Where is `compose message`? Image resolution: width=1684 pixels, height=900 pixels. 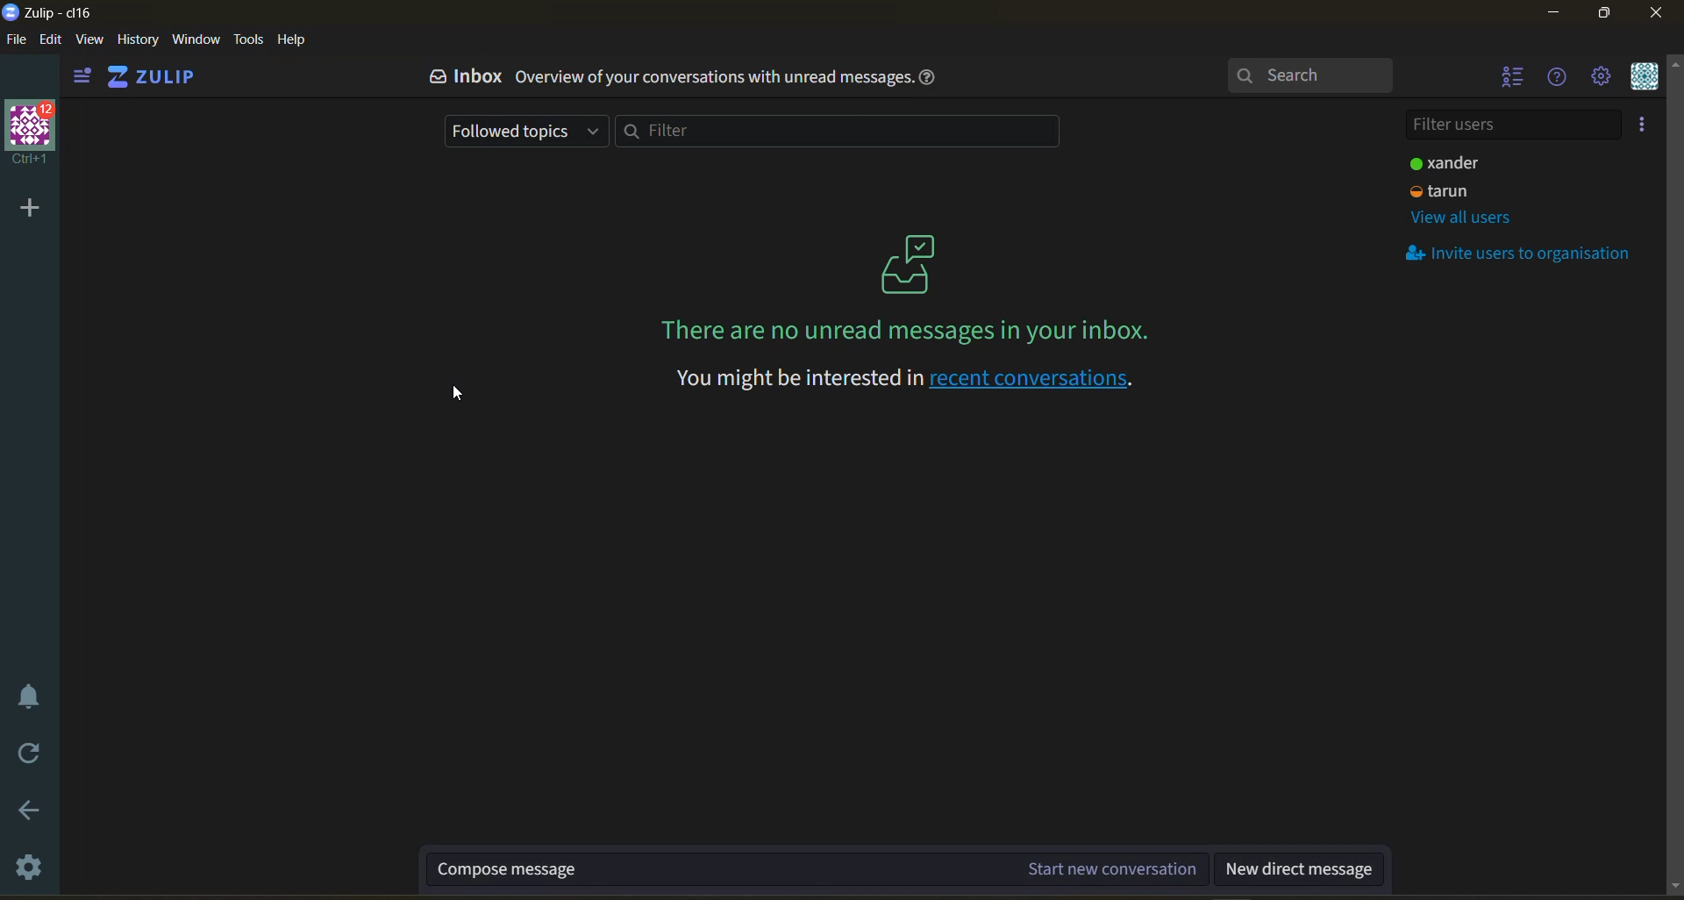 compose message is located at coordinates (819, 868).